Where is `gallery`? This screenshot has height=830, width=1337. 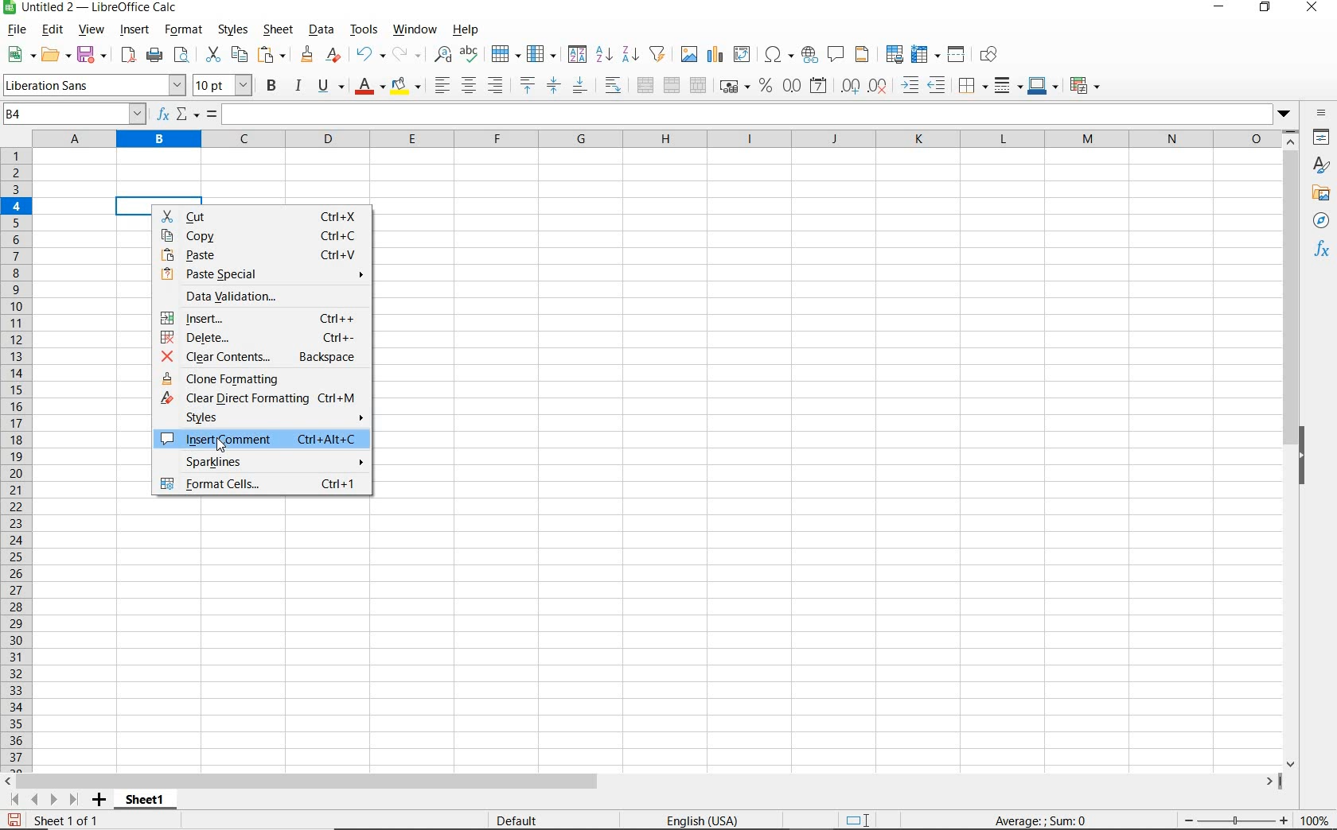
gallery is located at coordinates (1322, 192).